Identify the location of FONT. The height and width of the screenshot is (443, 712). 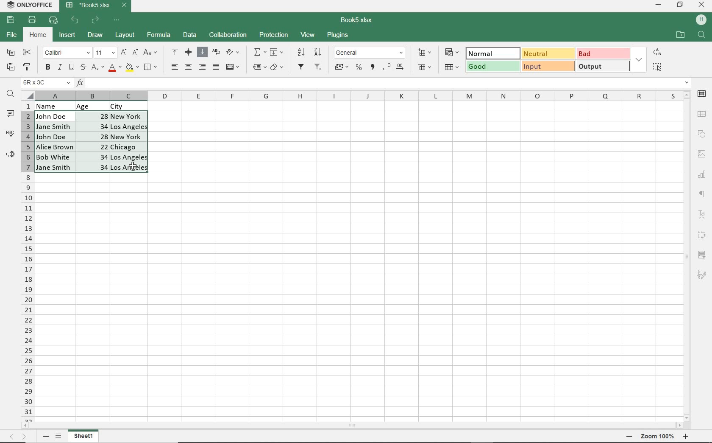
(66, 52).